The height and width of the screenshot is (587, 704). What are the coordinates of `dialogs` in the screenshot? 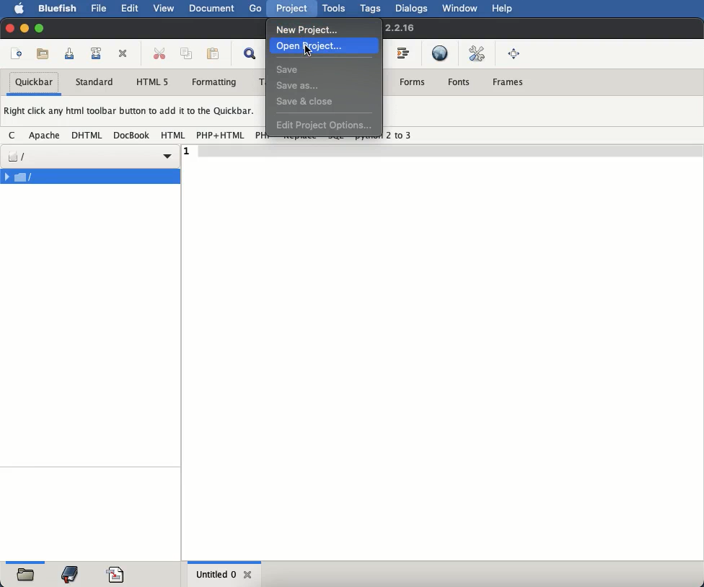 It's located at (412, 8).